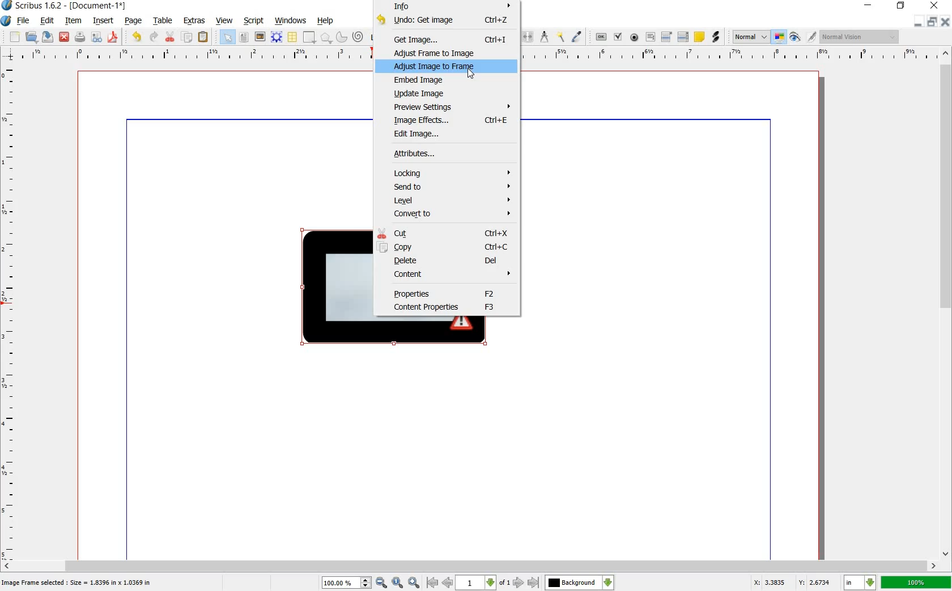 The image size is (952, 591). Describe the element at coordinates (46, 21) in the screenshot. I see `edit` at that location.